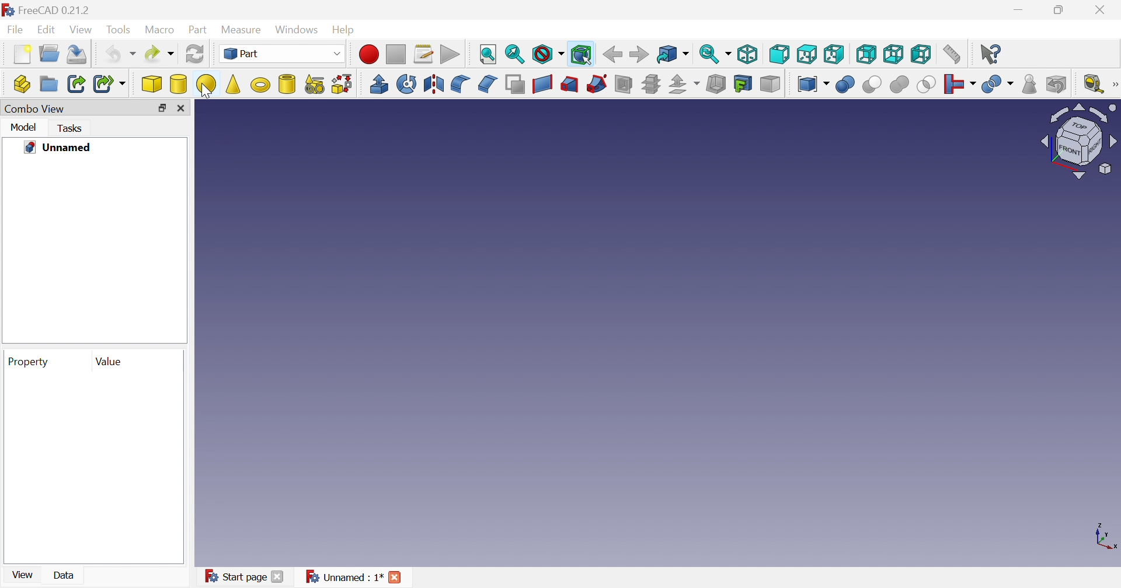 This screenshot has height=588, width=1121. What do you see at coordinates (184, 108) in the screenshot?
I see `Close` at bounding box center [184, 108].